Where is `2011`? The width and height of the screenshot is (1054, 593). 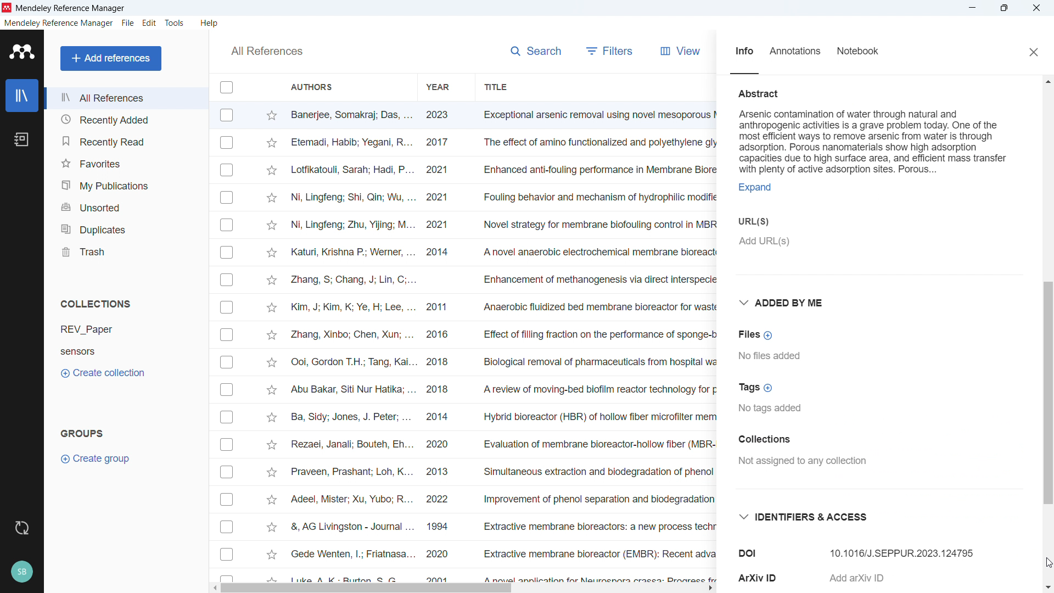
2011 is located at coordinates (440, 309).